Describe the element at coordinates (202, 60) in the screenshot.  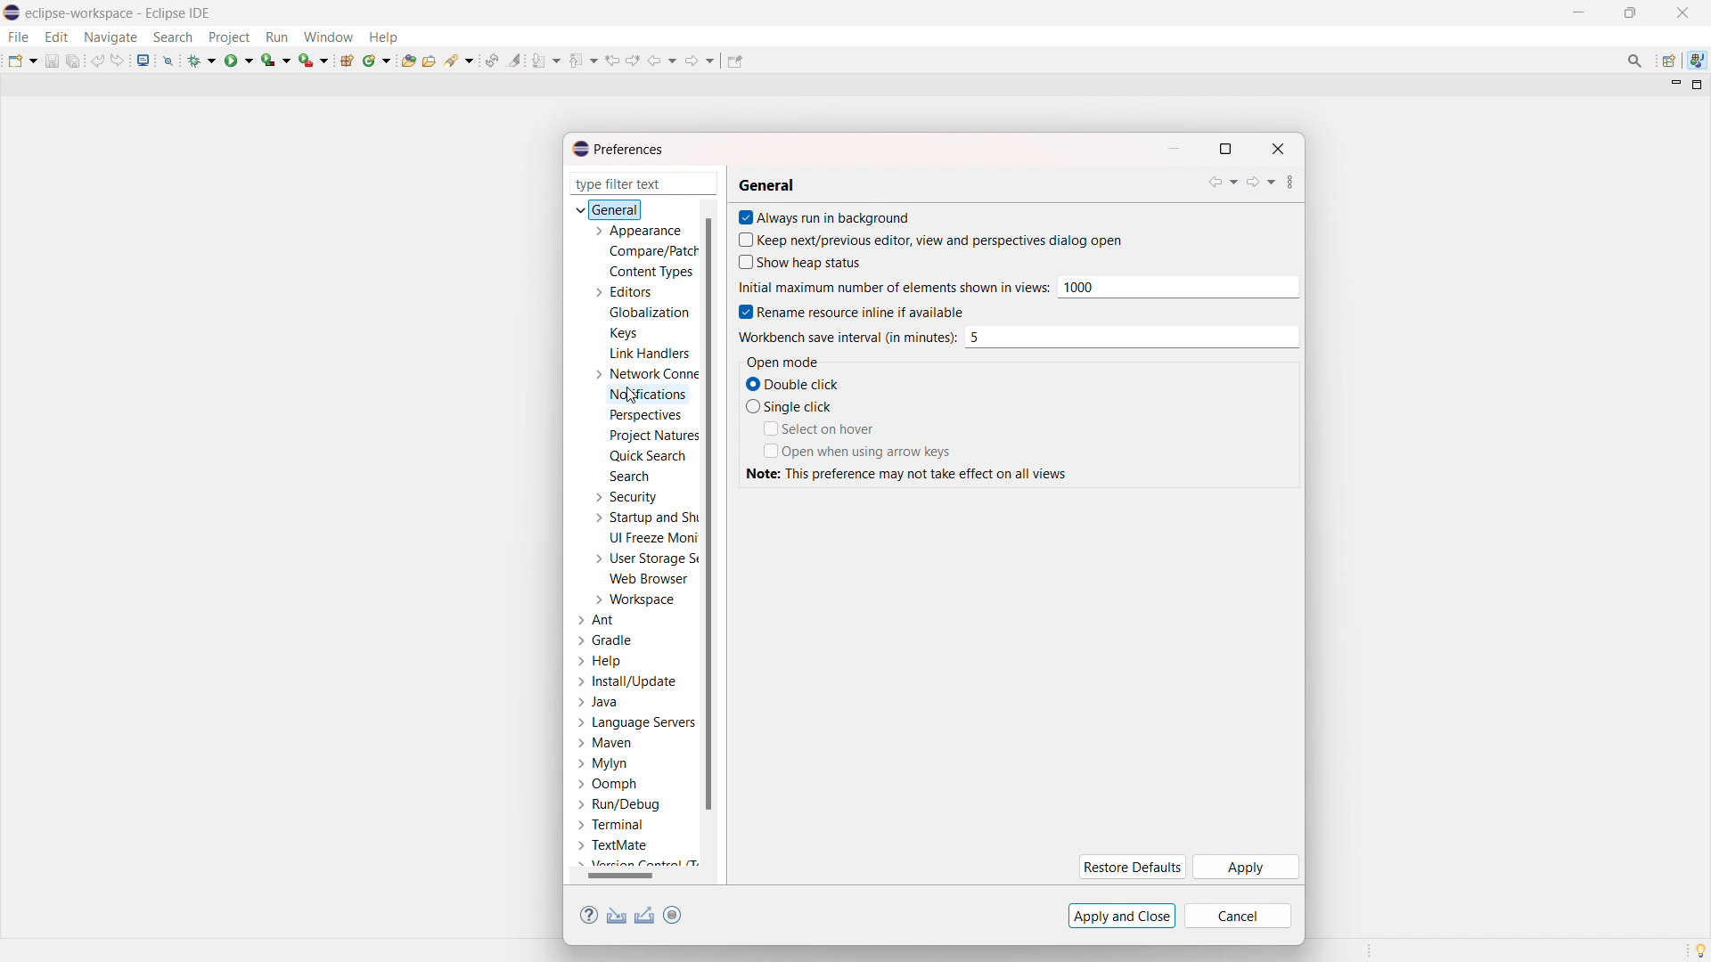
I see `debug` at that location.